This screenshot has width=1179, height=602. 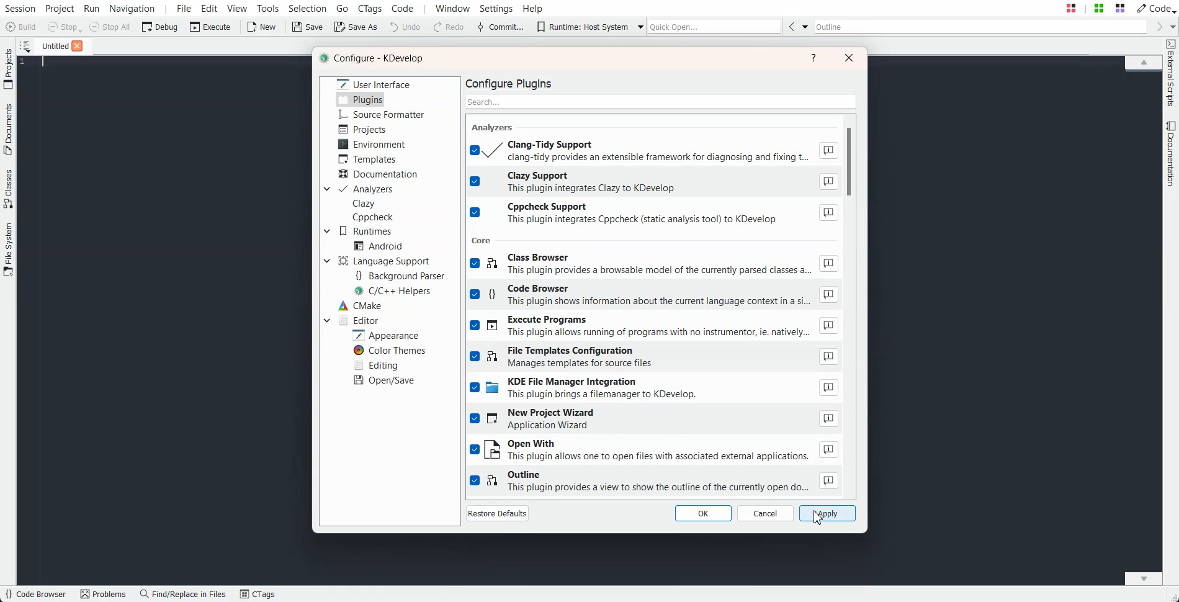 I want to click on Enable File Template Configuration, so click(x=654, y=357).